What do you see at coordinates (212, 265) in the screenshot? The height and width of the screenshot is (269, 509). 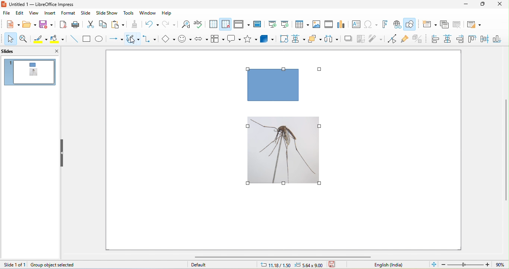 I see `default` at bounding box center [212, 265].